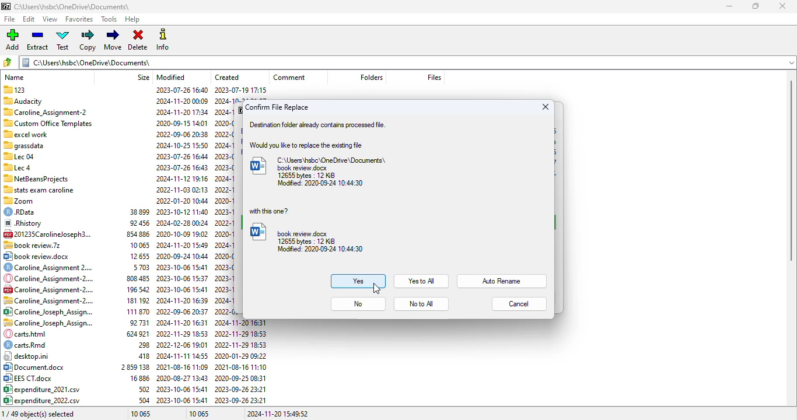  What do you see at coordinates (48, 233) in the screenshot?
I see `[4 201235Carolineloseph3.` at bounding box center [48, 233].